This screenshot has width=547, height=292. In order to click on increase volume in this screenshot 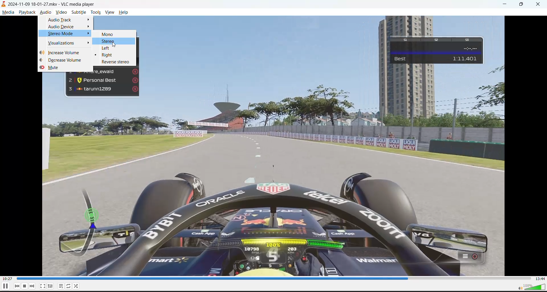, I will do `click(60, 52)`.